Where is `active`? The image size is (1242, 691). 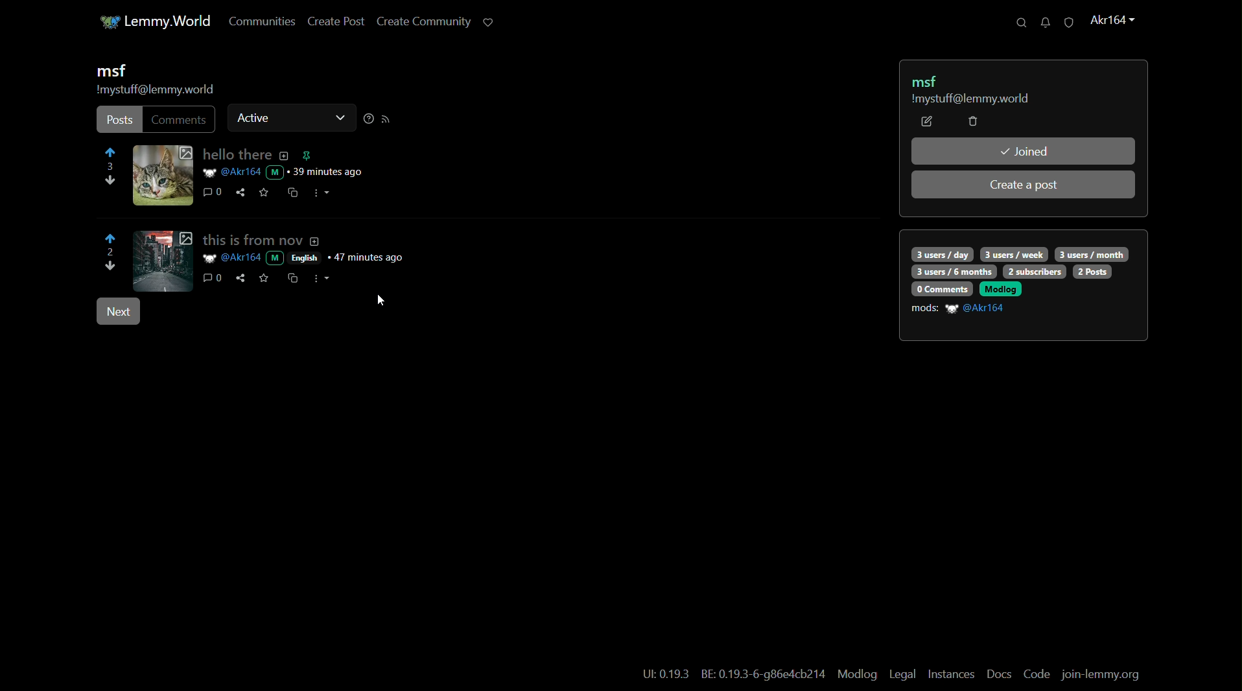
active is located at coordinates (254, 117).